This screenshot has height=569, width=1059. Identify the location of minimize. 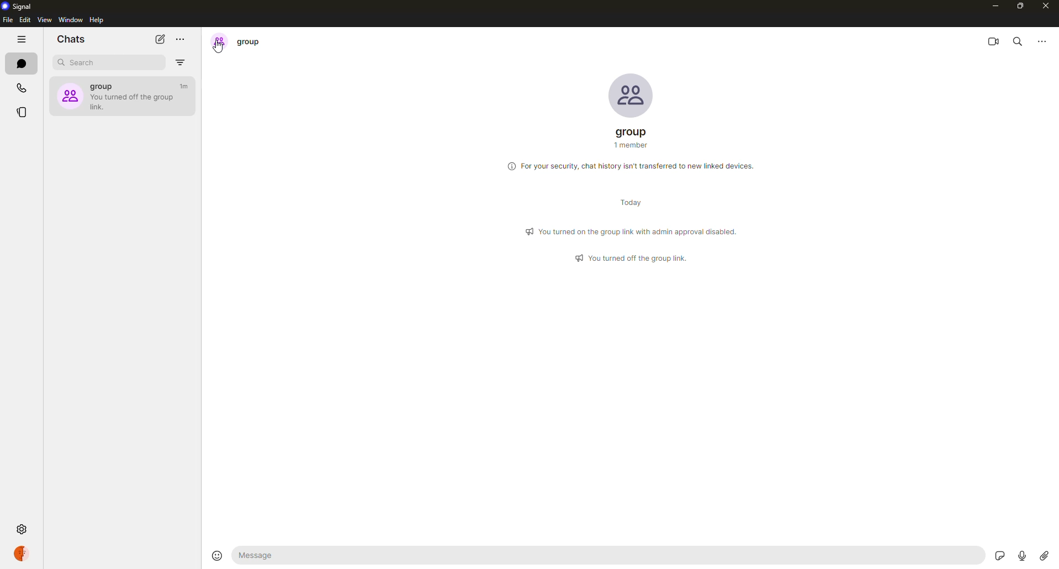
(989, 6).